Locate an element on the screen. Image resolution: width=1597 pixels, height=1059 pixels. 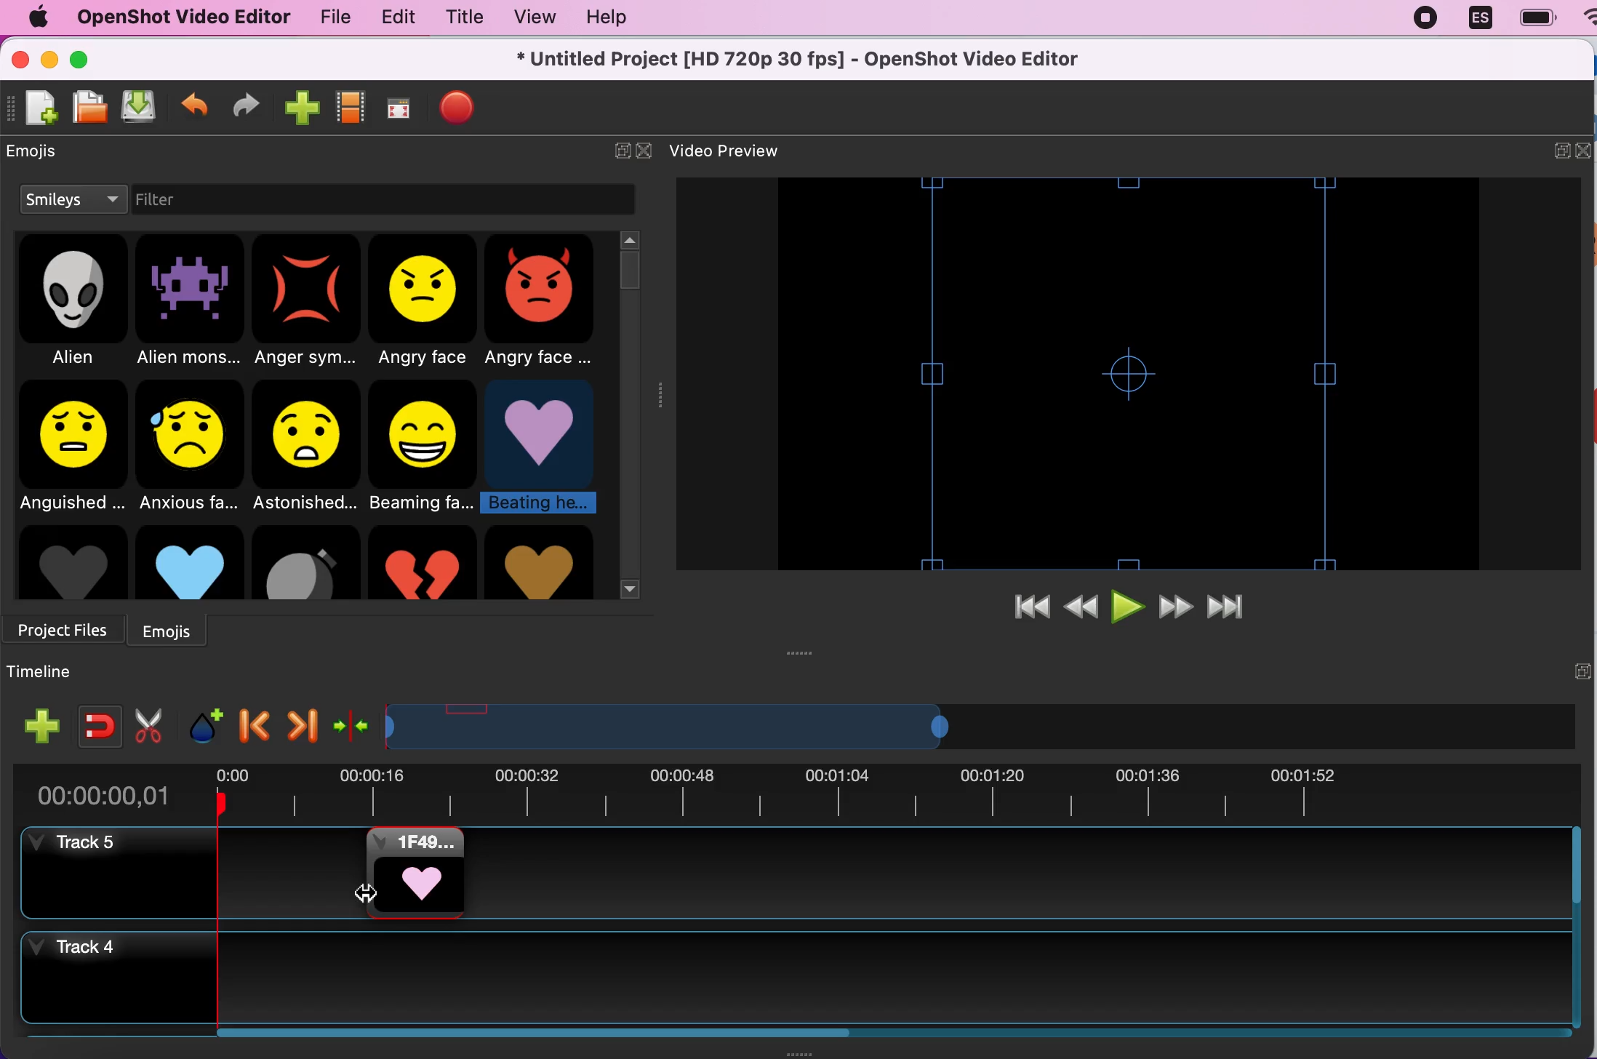
time duration is located at coordinates (795, 794).